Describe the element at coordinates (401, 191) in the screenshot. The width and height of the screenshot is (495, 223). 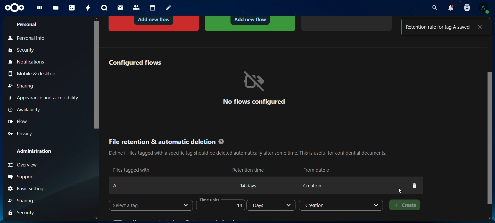
I see `cursor` at that location.